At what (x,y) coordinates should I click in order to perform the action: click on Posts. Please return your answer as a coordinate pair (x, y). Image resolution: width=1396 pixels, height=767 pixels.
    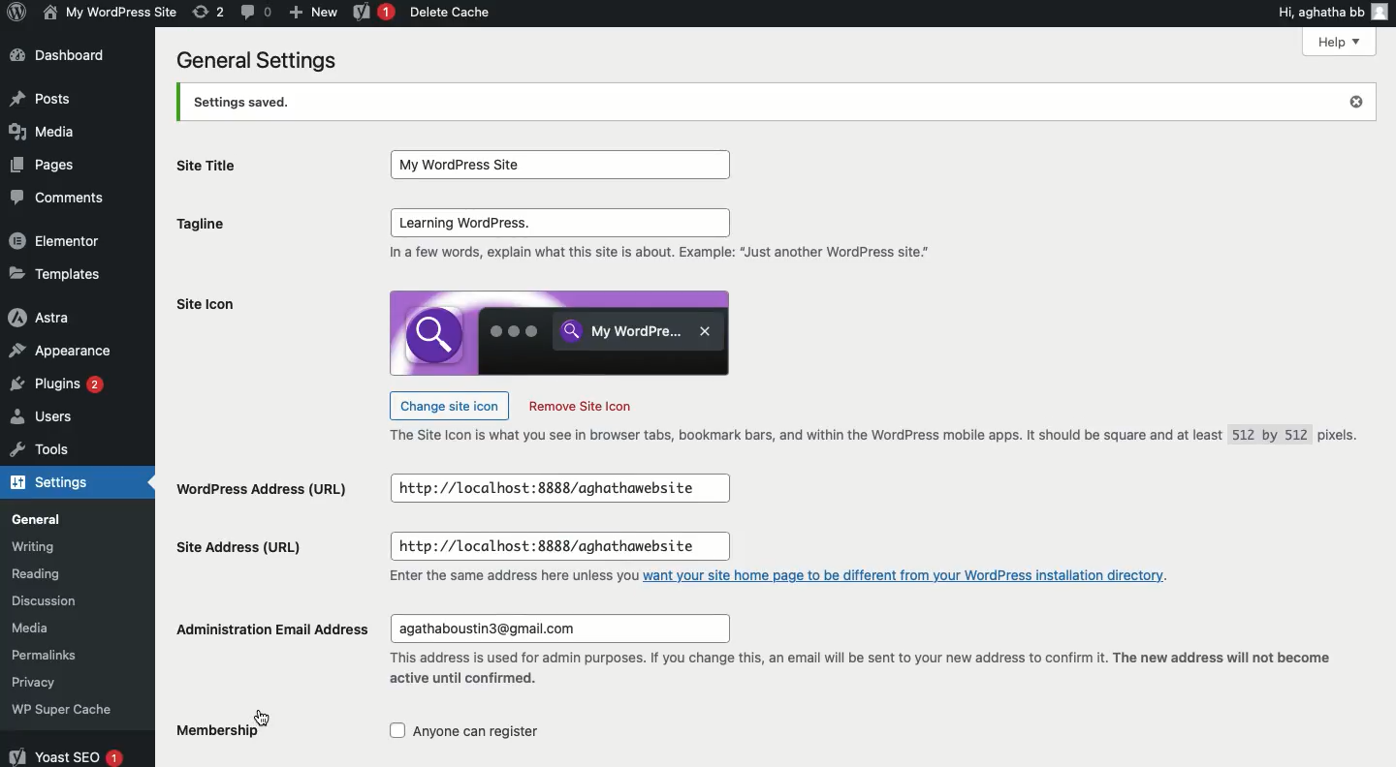
    Looking at the image, I should click on (43, 98).